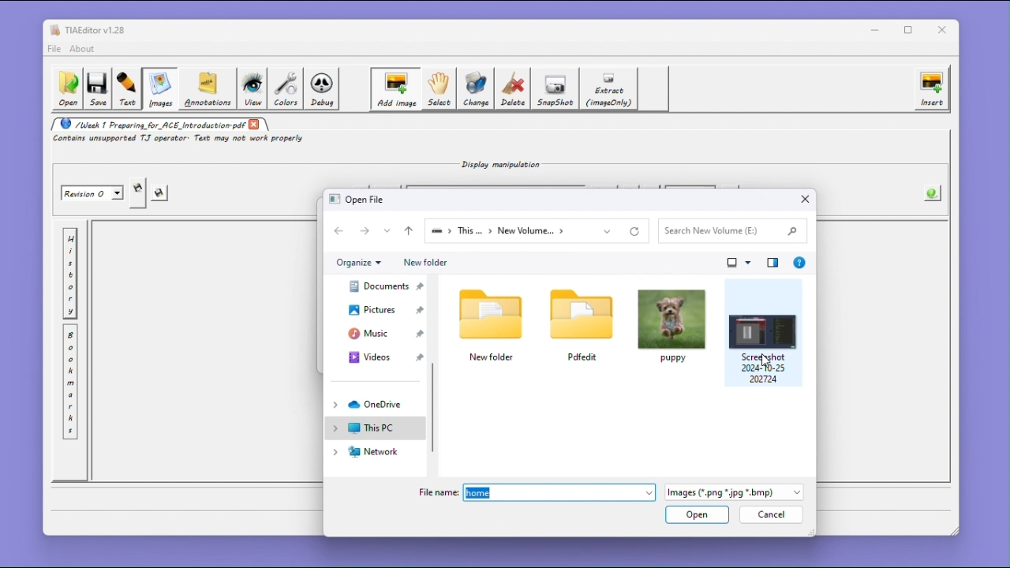 The height and width of the screenshot is (568, 1010). What do you see at coordinates (255, 124) in the screenshot?
I see `close` at bounding box center [255, 124].